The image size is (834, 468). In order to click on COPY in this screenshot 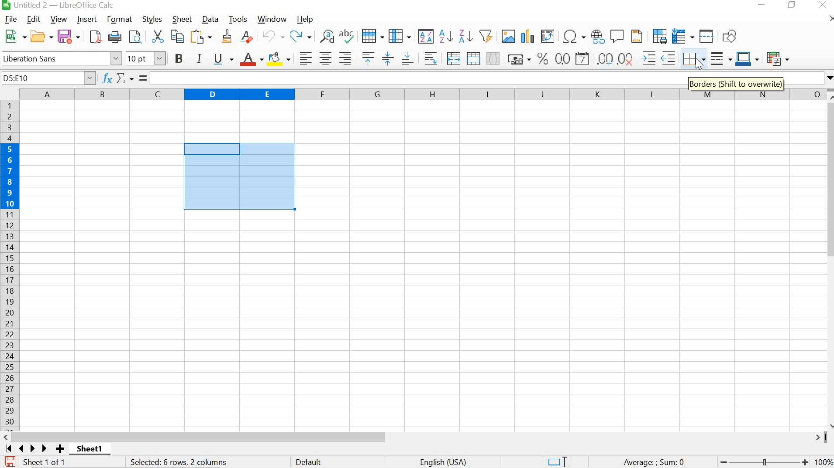, I will do `click(178, 35)`.